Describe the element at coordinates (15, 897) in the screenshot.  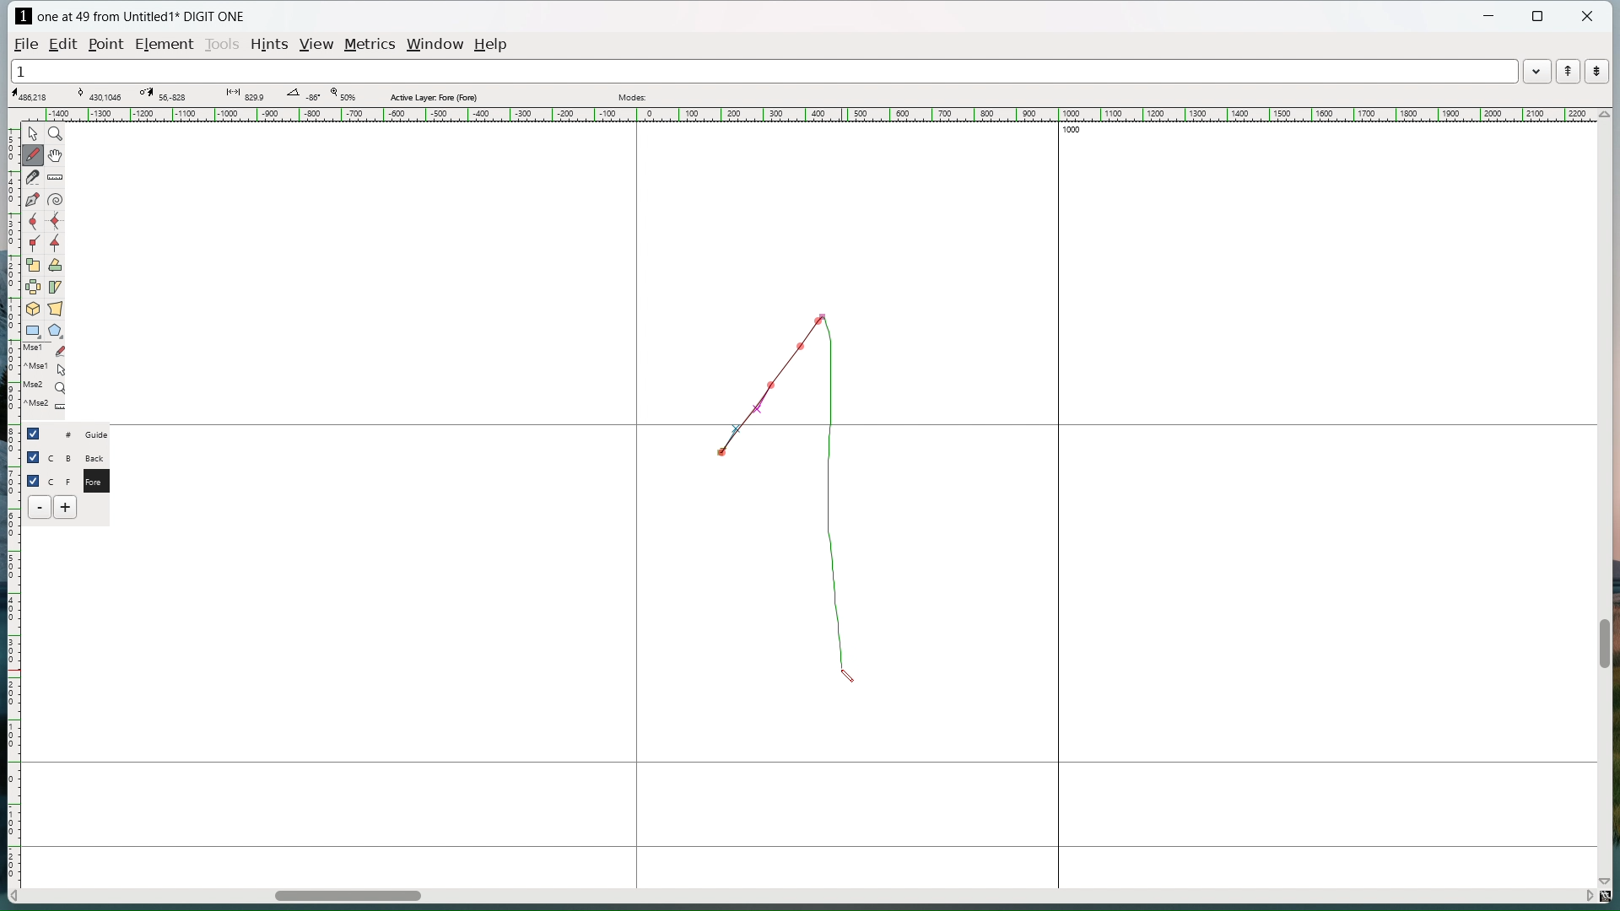
I see `scroll left` at that location.